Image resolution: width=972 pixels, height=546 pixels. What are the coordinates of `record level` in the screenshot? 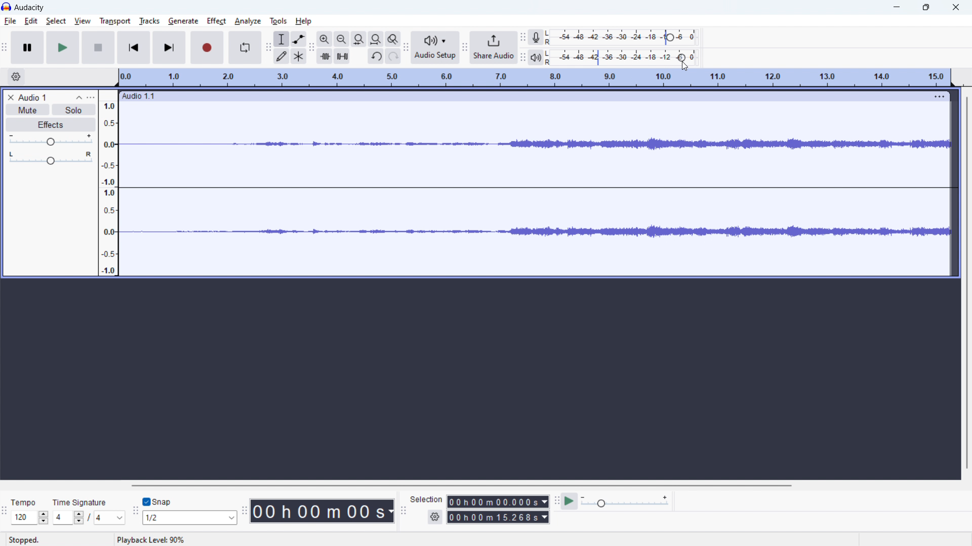 It's located at (621, 37).